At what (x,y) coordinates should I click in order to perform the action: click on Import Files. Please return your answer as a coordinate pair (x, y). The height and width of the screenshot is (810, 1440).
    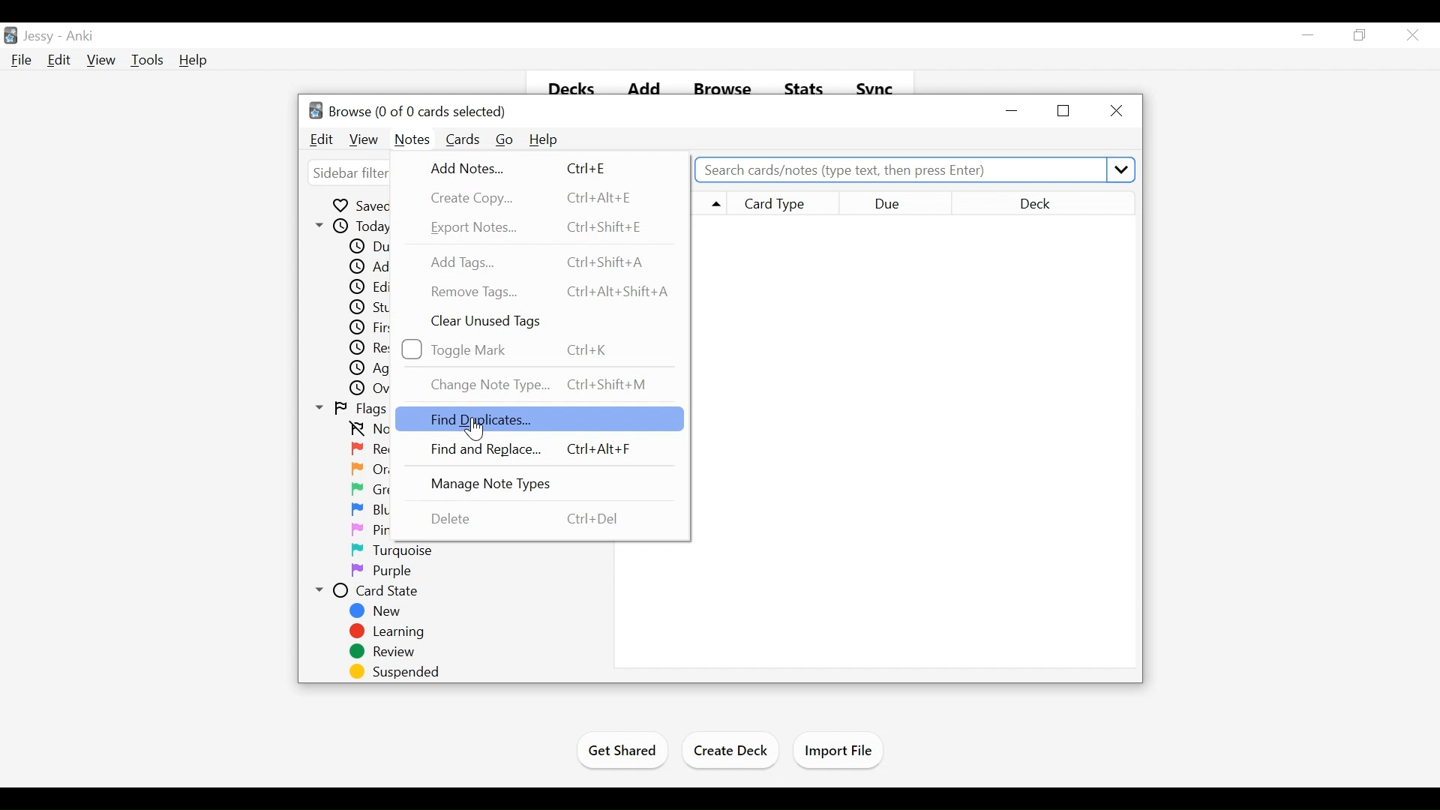
    Looking at the image, I should click on (838, 751).